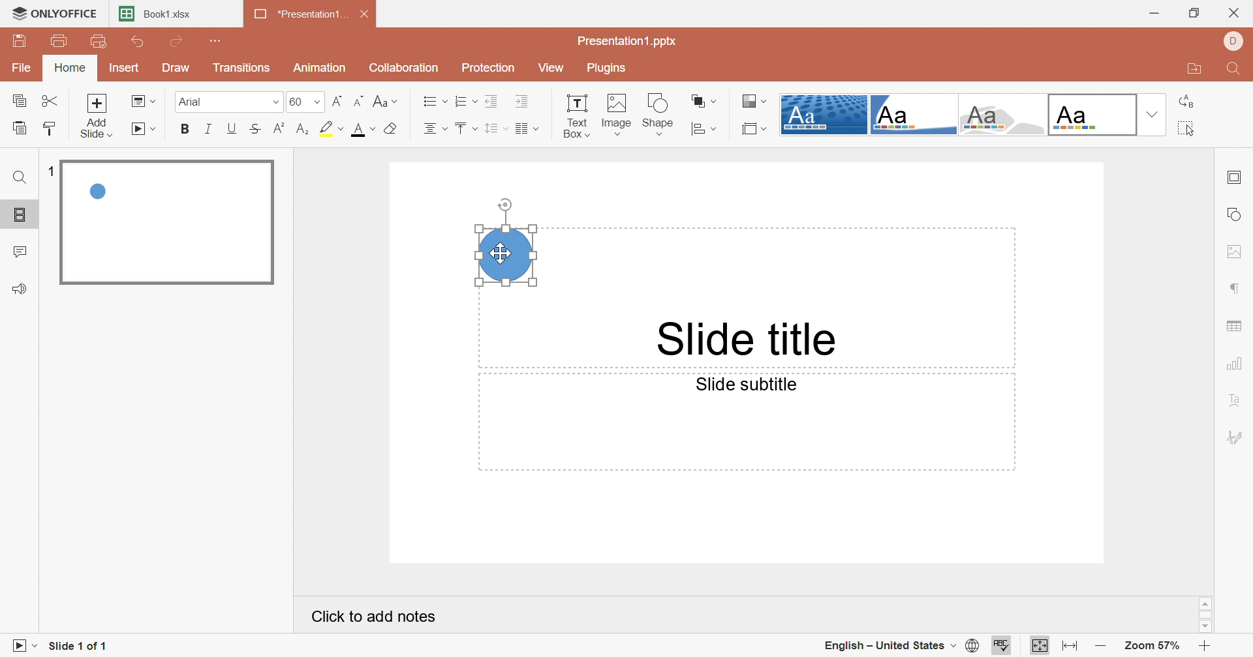  I want to click on Signature settings, so click(1235, 437).